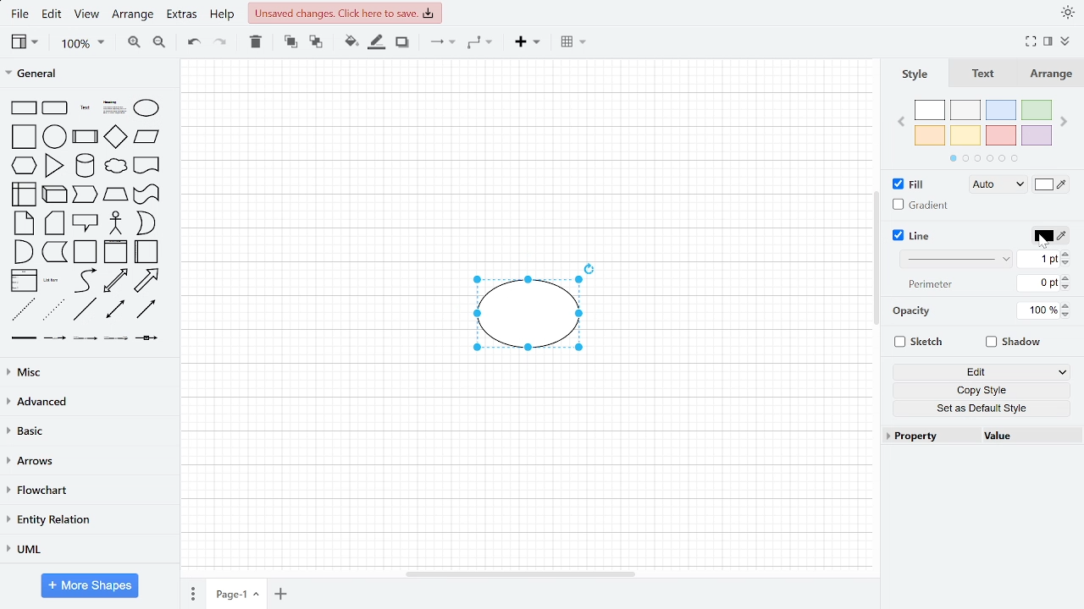  I want to click on Current line perimeter, so click(1035, 283).